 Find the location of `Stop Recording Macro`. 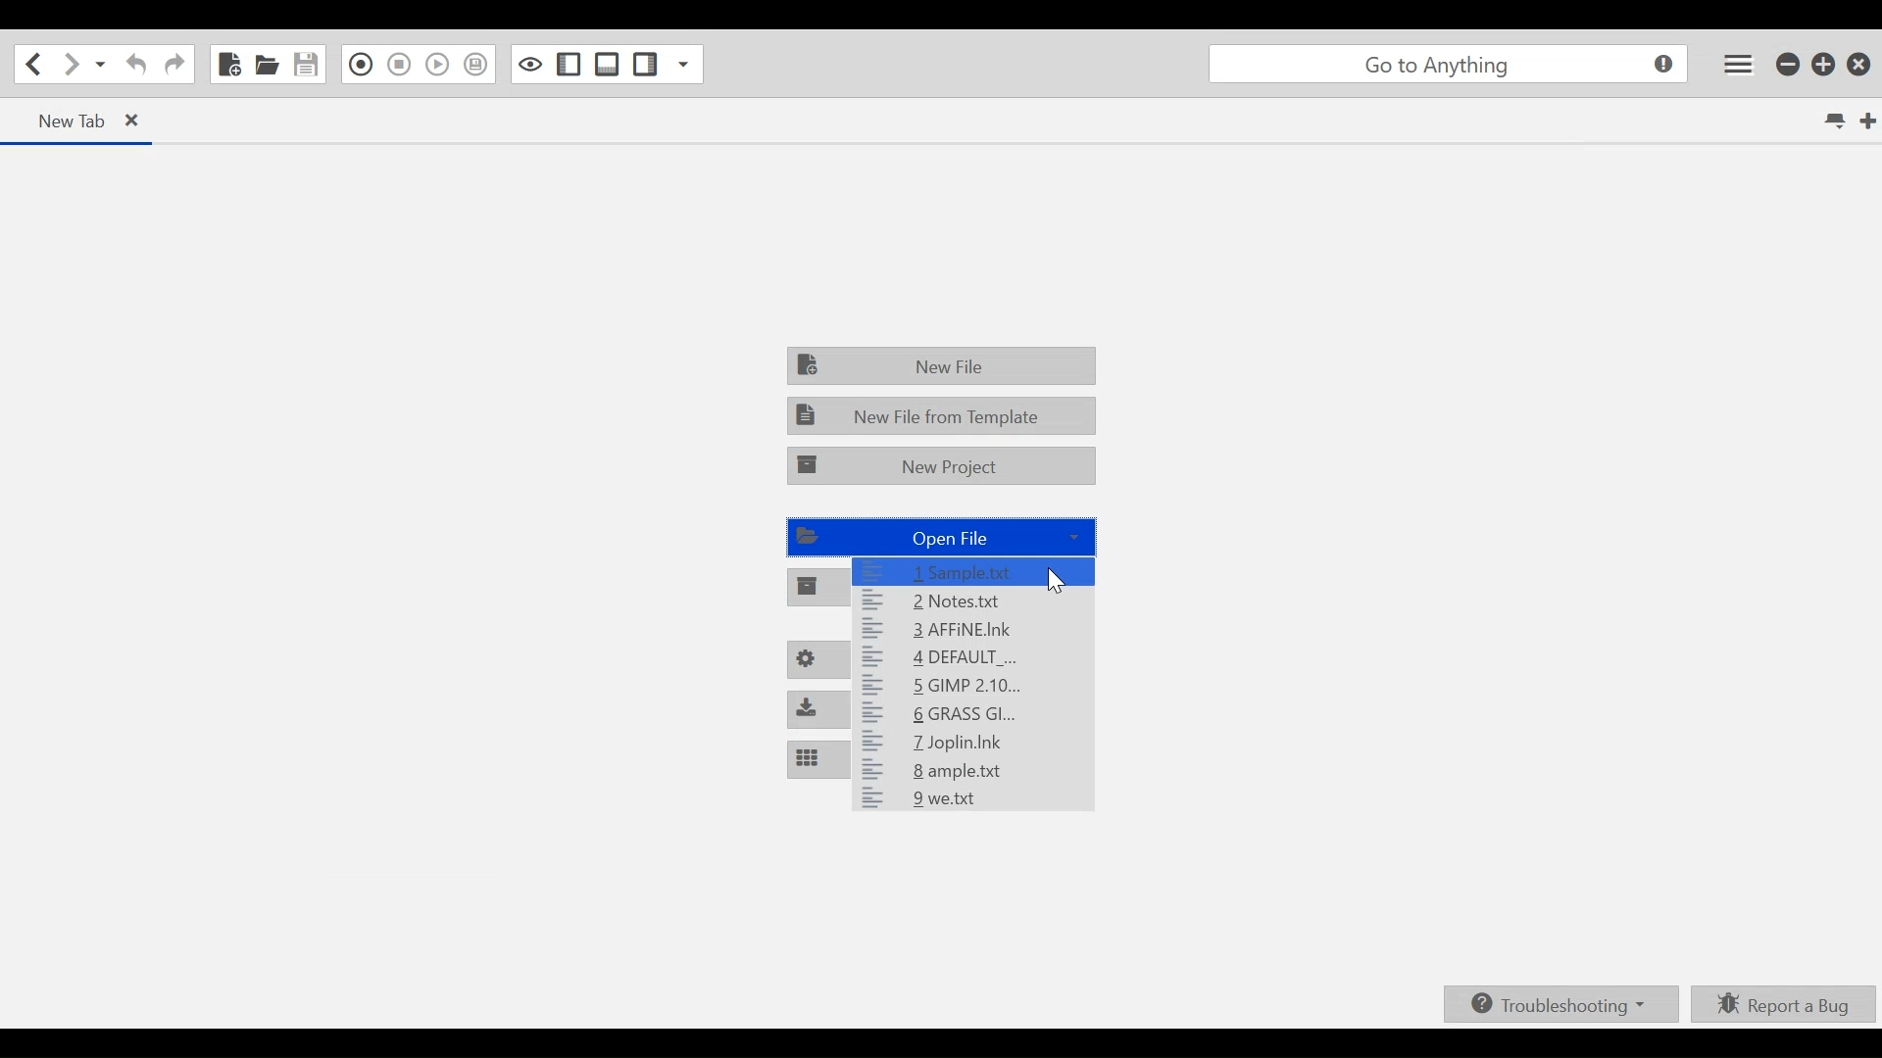

Stop Recording Macro is located at coordinates (399, 65).